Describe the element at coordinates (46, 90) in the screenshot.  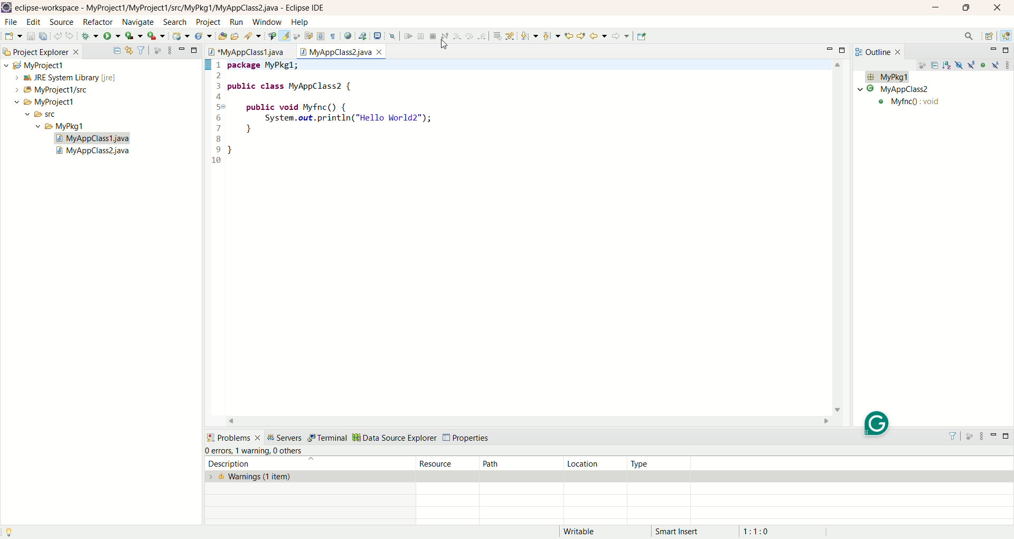
I see `project1/src` at that location.